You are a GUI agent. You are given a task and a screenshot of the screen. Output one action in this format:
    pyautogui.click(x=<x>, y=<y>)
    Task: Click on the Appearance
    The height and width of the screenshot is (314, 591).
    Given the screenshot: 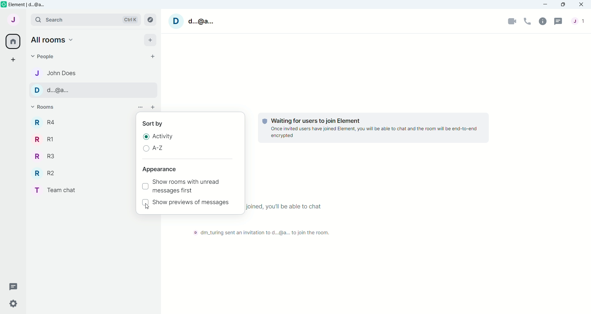 What is the action you would take?
    pyautogui.click(x=159, y=169)
    